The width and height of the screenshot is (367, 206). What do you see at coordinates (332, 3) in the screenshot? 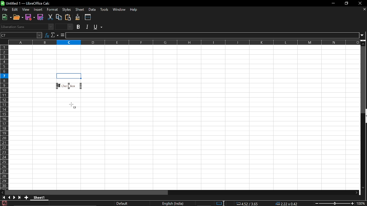
I see `Minimize` at bounding box center [332, 3].